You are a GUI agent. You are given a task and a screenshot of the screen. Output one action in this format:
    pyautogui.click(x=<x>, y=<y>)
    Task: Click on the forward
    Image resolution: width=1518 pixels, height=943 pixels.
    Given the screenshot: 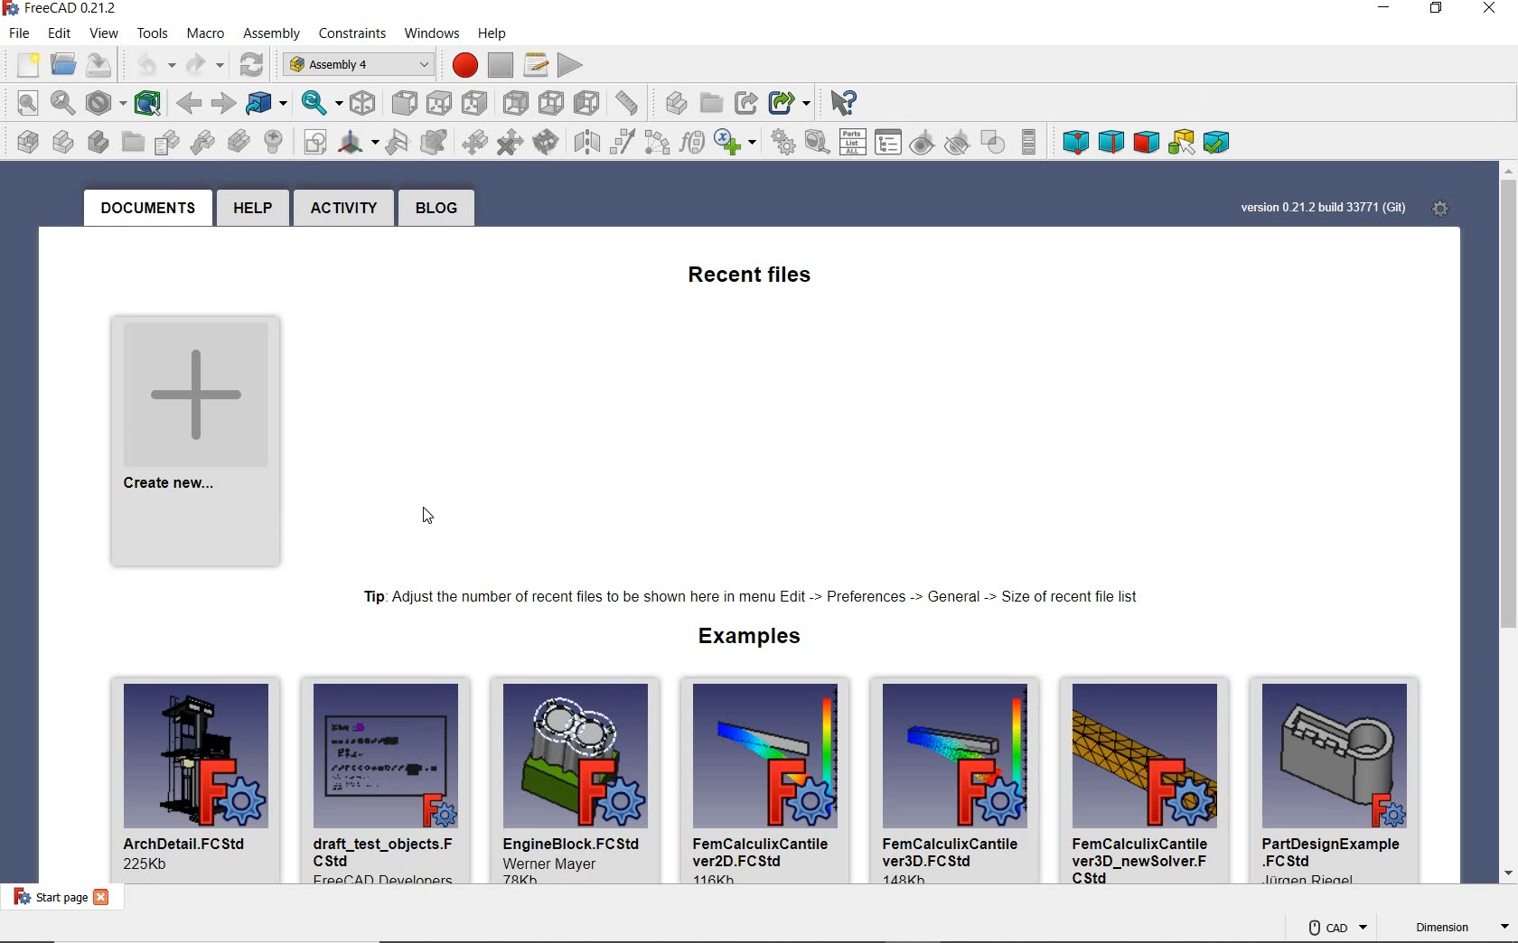 What is the action you would take?
    pyautogui.click(x=222, y=104)
    